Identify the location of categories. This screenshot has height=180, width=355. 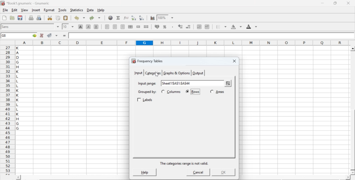
(153, 73).